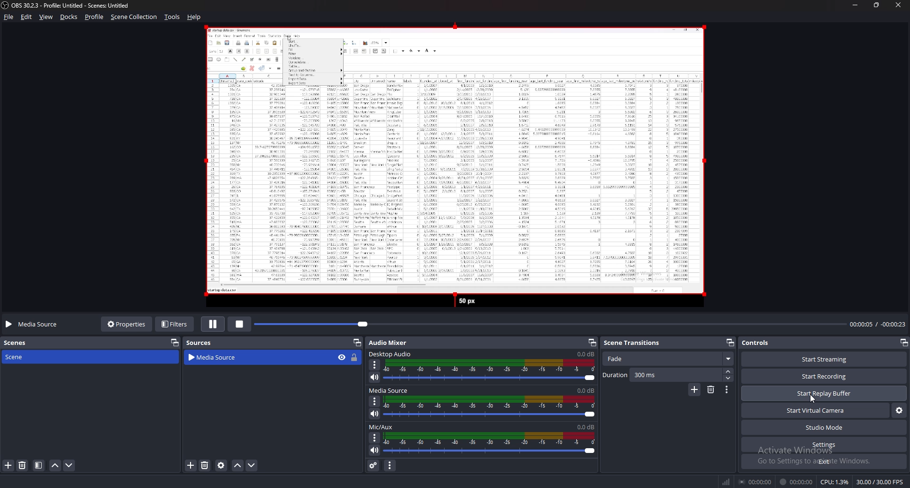 This screenshot has width=910, height=488. I want to click on options, so click(376, 401).